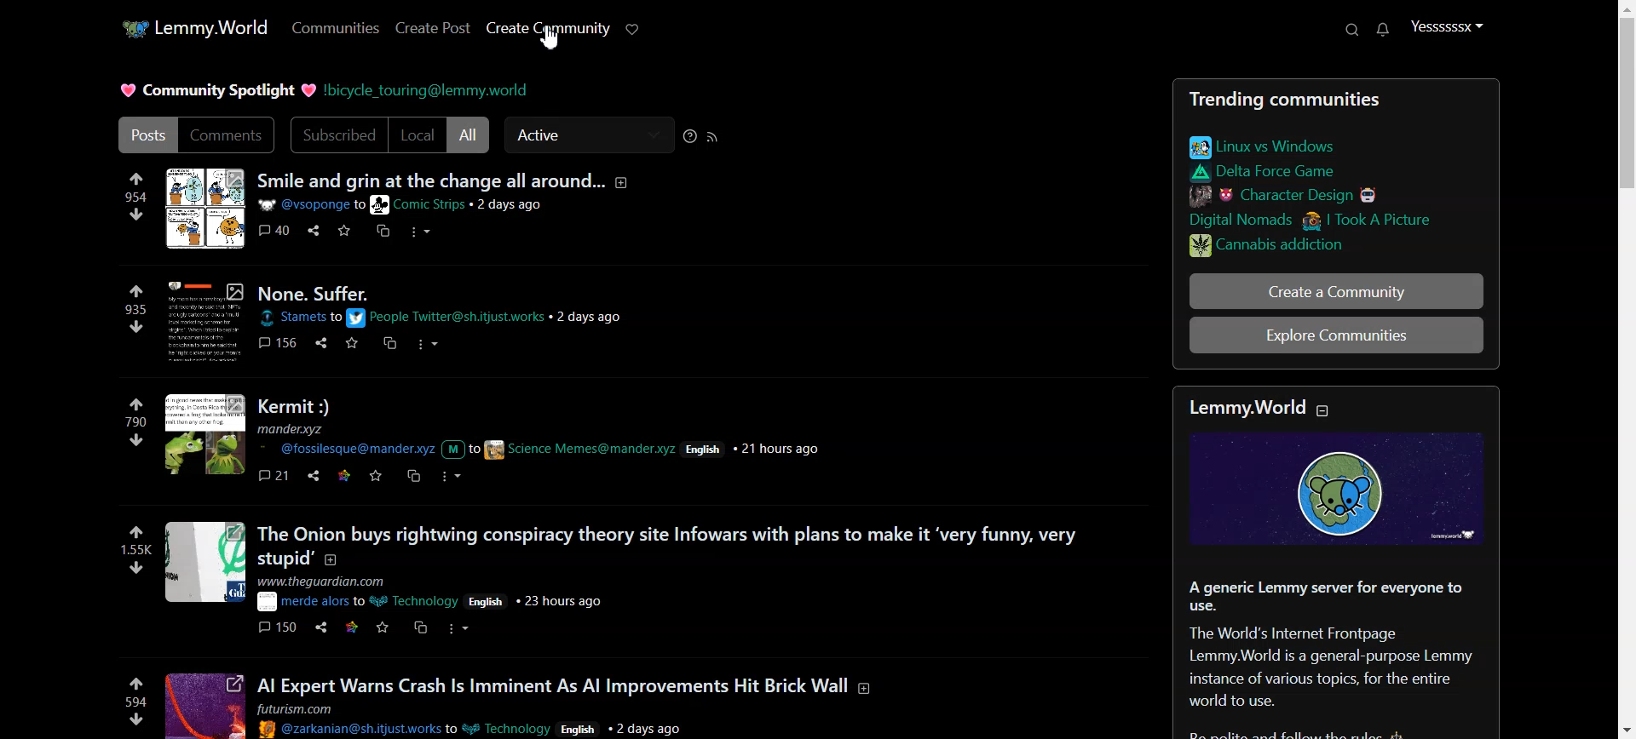 This screenshot has height=739, width=1636. What do you see at coordinates (276, 626) in the screenshot?
I see `comments` at bounding box center [276, 626].